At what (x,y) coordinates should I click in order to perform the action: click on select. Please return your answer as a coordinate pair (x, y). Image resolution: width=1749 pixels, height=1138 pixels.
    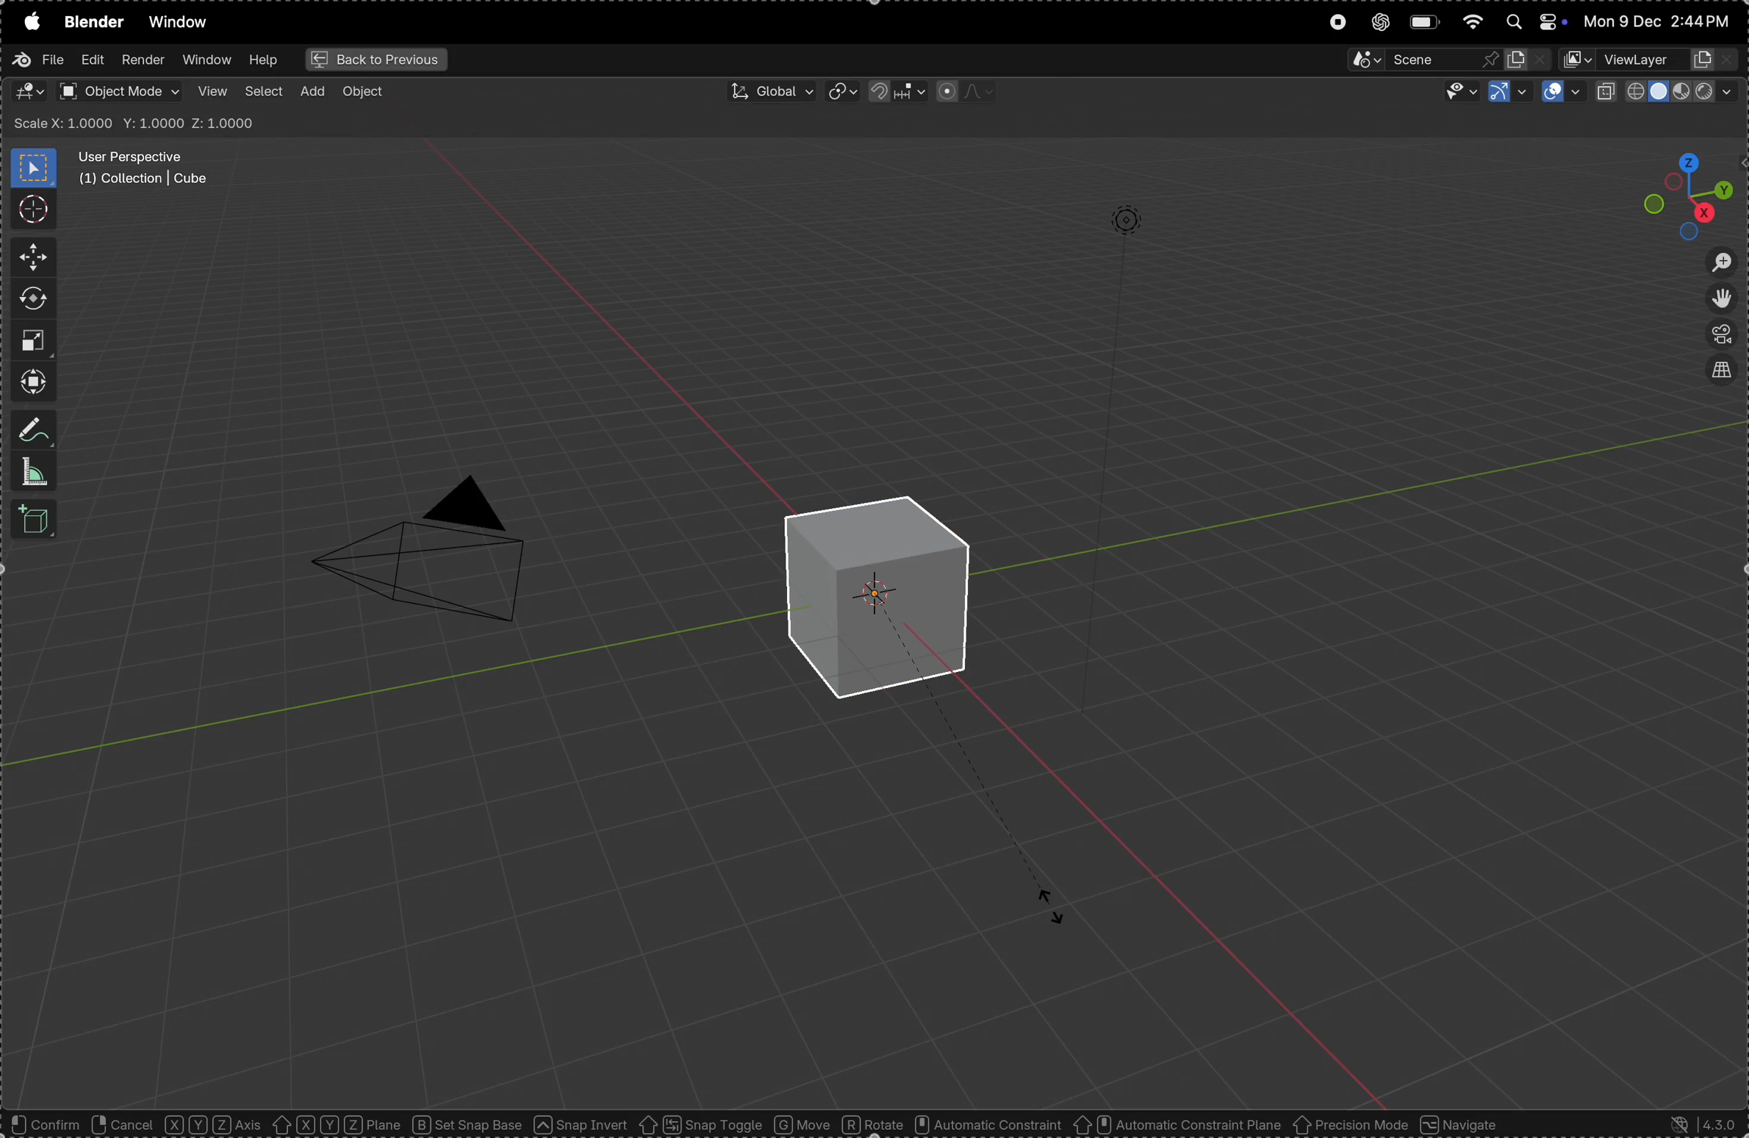
    Looking at the image, I should click on (266, 92).